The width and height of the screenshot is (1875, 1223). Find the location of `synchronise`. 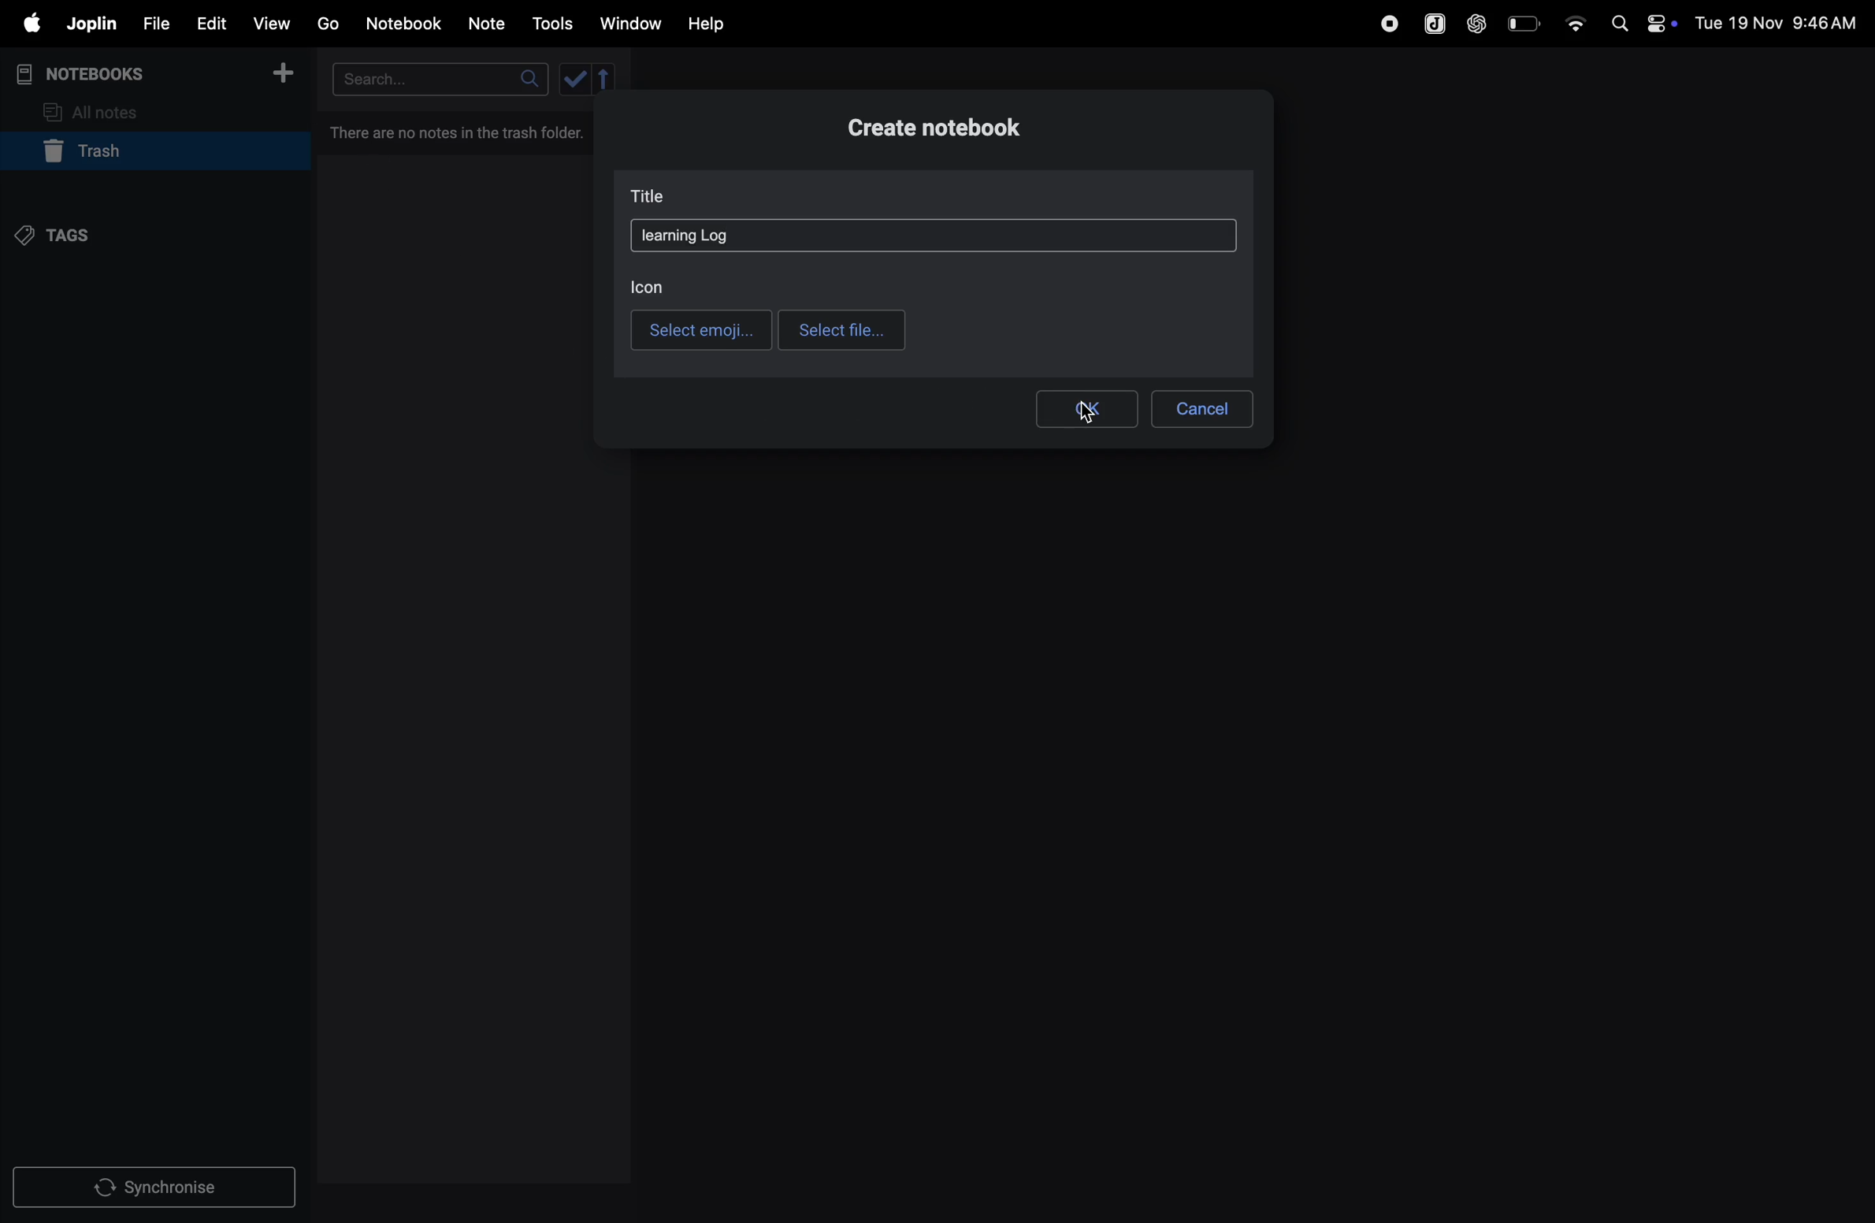

synchronise is located at coordinates (158, 1188).